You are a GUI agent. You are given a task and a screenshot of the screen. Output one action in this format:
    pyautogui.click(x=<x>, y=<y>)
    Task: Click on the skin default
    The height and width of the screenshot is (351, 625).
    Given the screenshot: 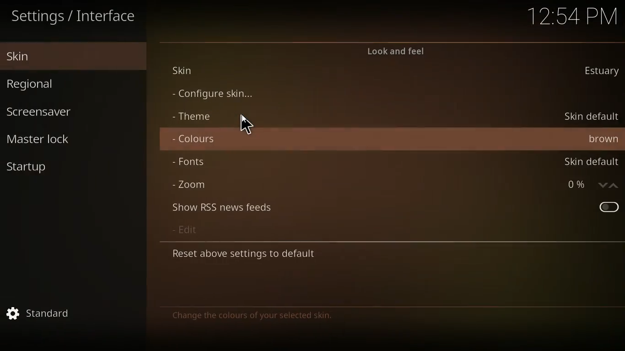 What is the action you would take?
    pyautogui.click(x=590, y=117)
    